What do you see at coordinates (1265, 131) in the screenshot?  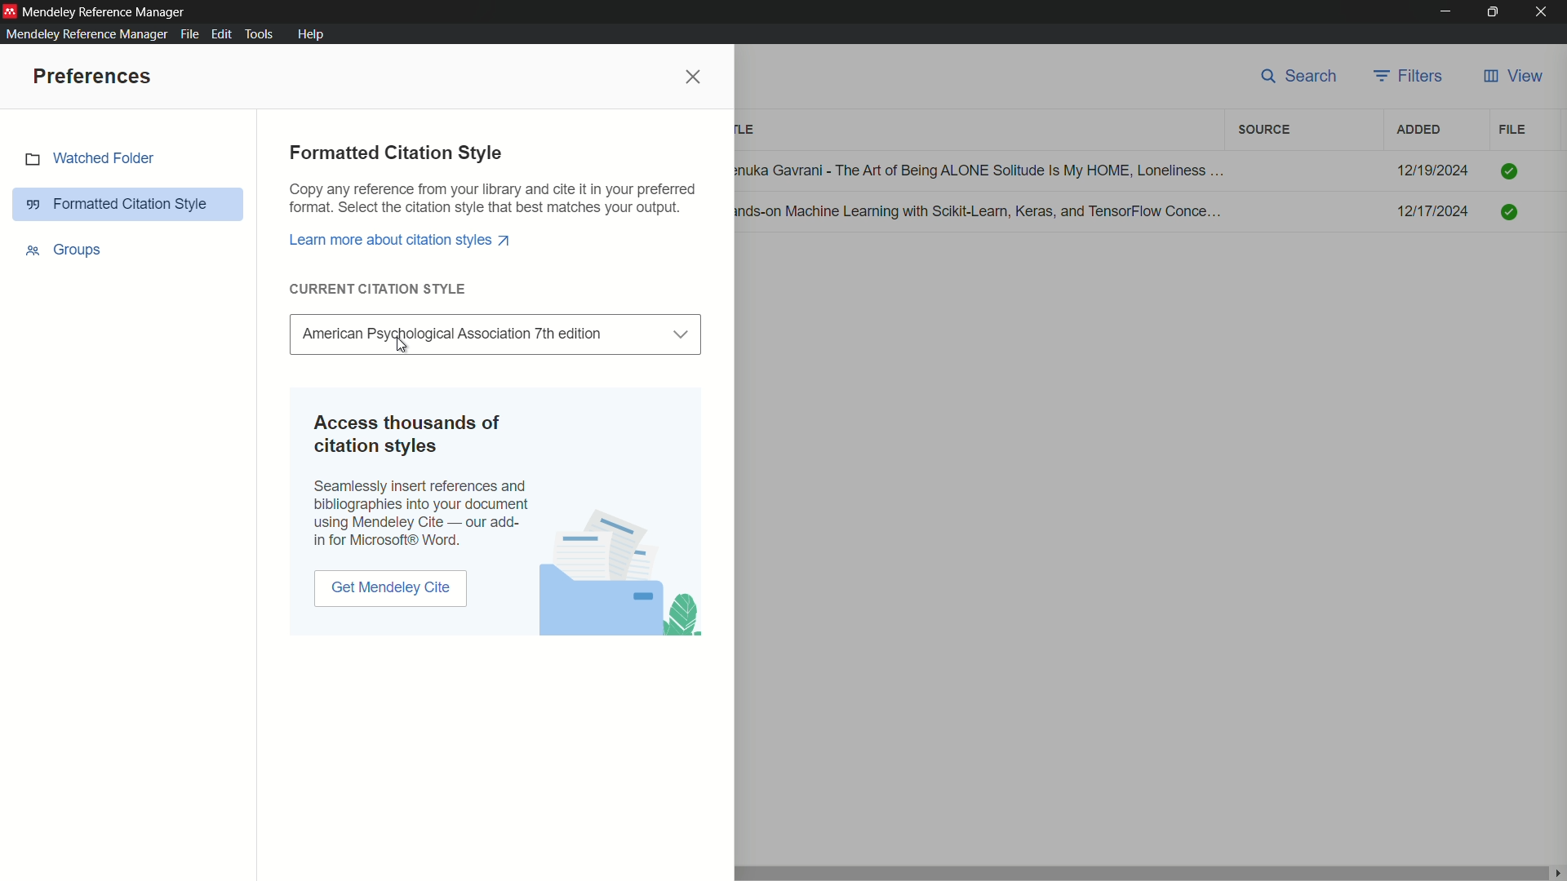 I see `filters` at bounding box center [1265, 131].